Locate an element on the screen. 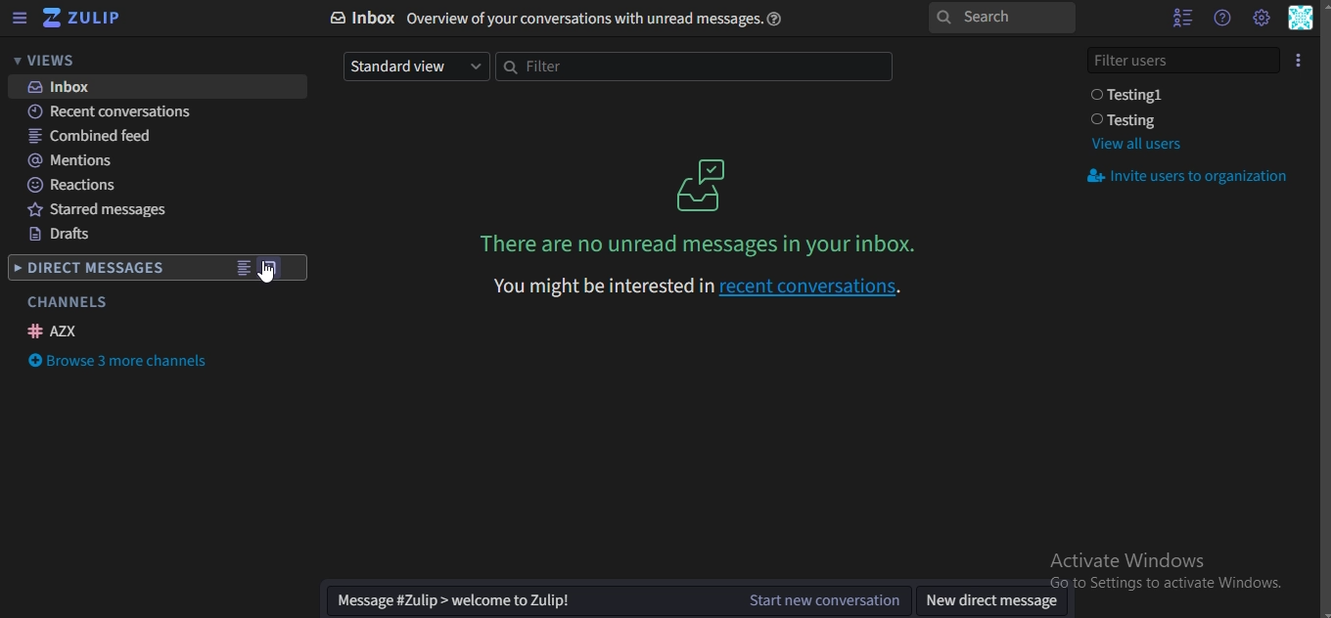 The width and height of the screenshot is (1331, 618). drafts is located at coordinates (62, 237).